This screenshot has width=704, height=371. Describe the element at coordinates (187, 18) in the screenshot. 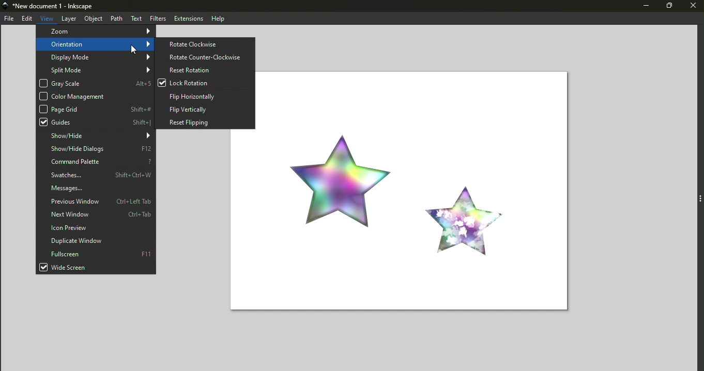

I see `Extensions` at that location.